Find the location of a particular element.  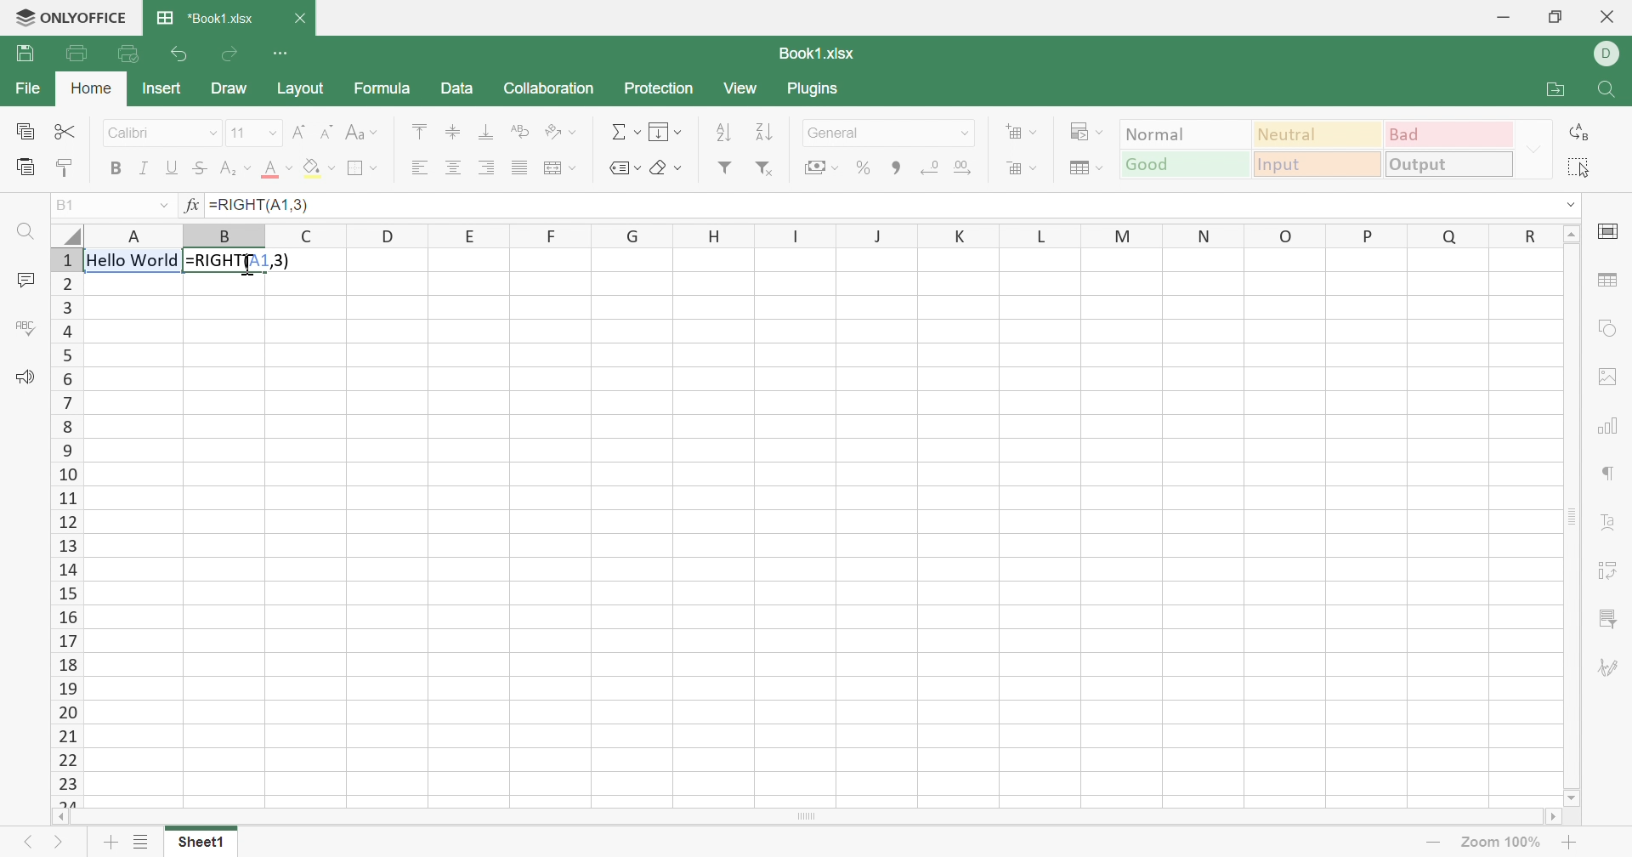

Borders is located at coordinates (363, 167).